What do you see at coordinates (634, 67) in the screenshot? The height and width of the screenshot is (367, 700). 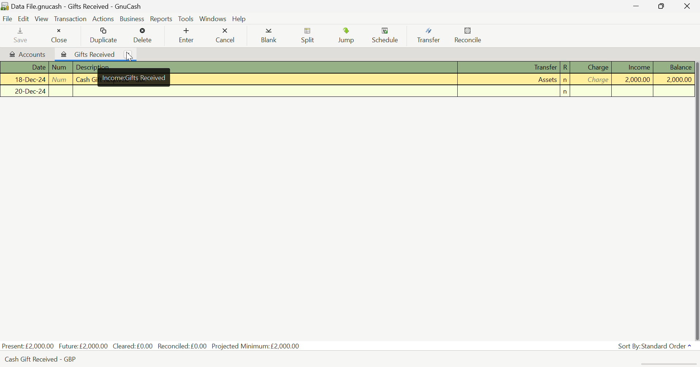 I see `Income` at bounding box center [634, 67].